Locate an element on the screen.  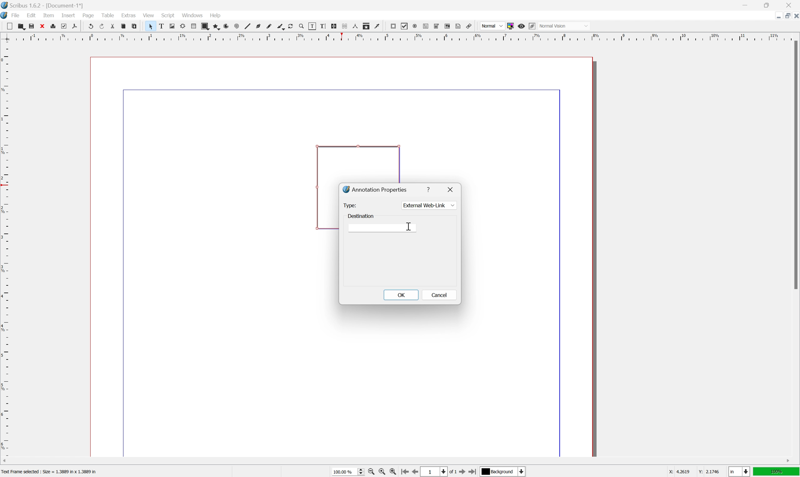
zoom out is located at coordinates (370, 472).